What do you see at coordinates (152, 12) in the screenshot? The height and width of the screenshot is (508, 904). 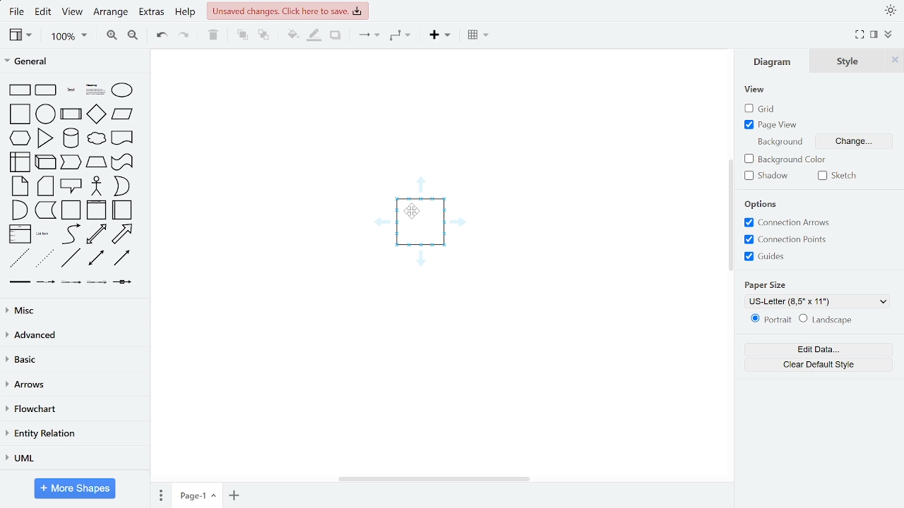 I see `extras` at bounding box center [152, 12].